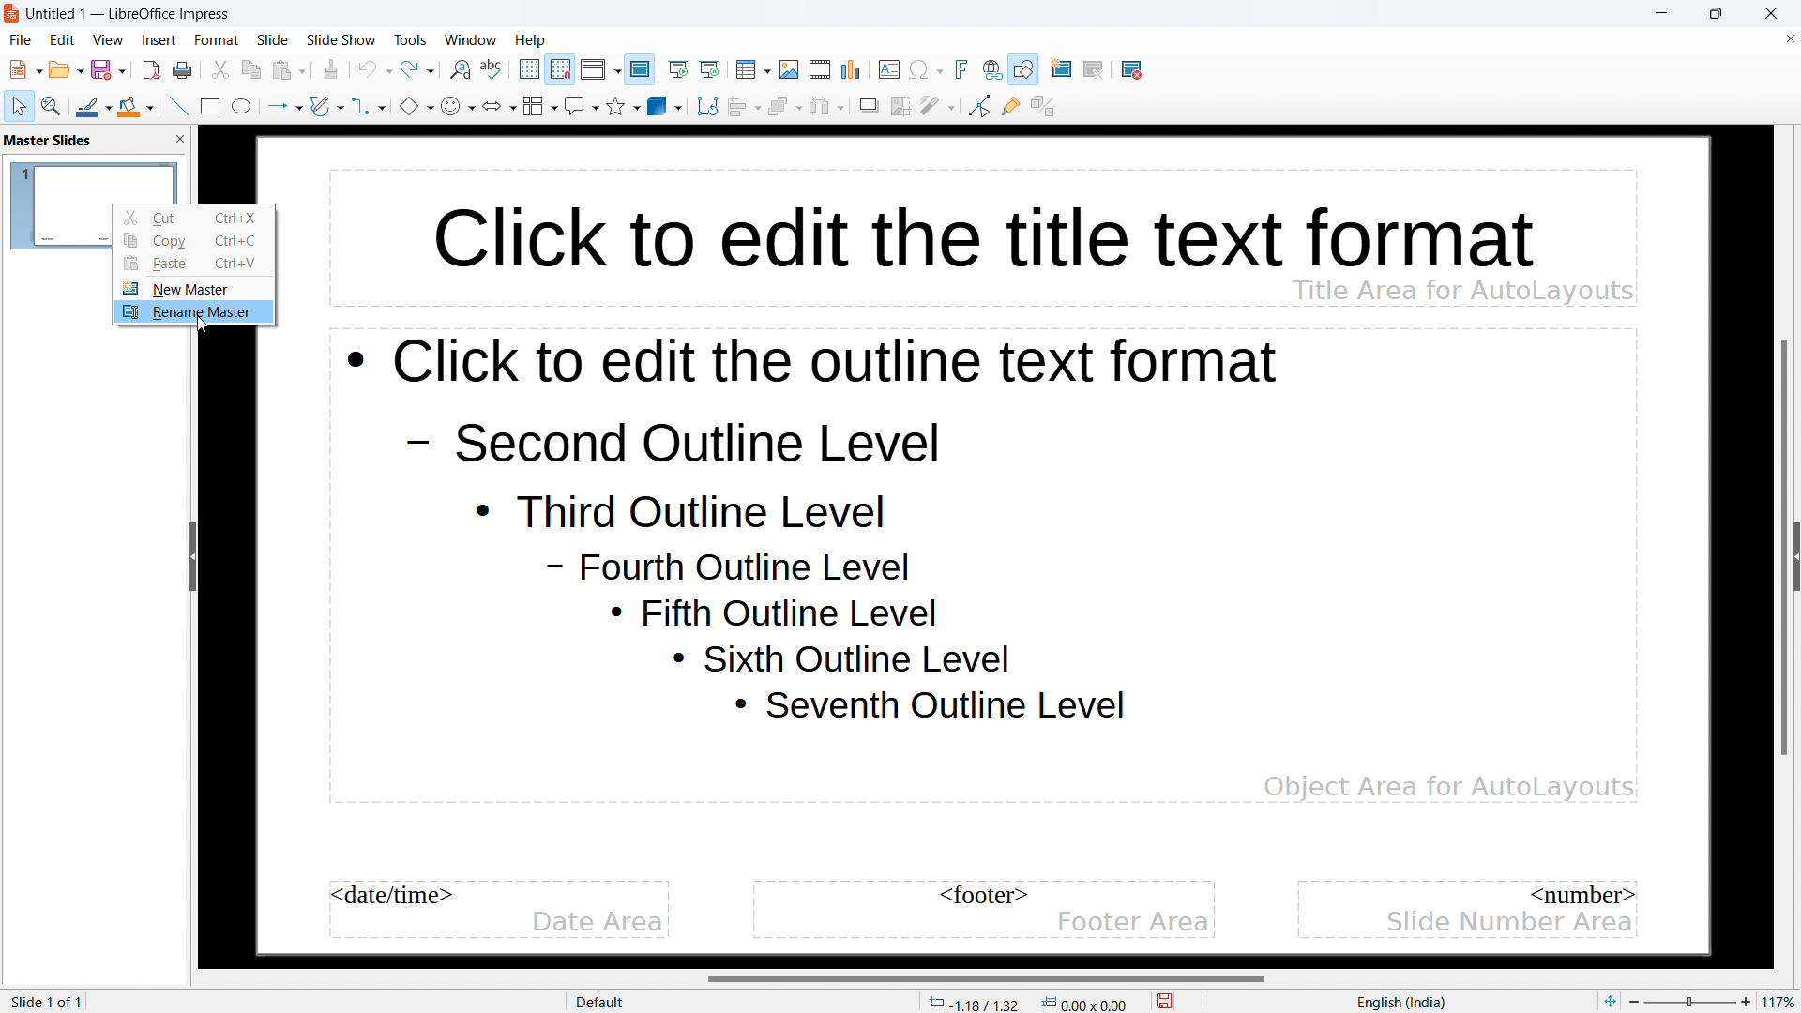 The height and width of the screenshot is (1013, 1801). What do you see at coordinates (780, 613) in the screenshot?
I see `Fifth outline level` at bounding box center [780, 613].